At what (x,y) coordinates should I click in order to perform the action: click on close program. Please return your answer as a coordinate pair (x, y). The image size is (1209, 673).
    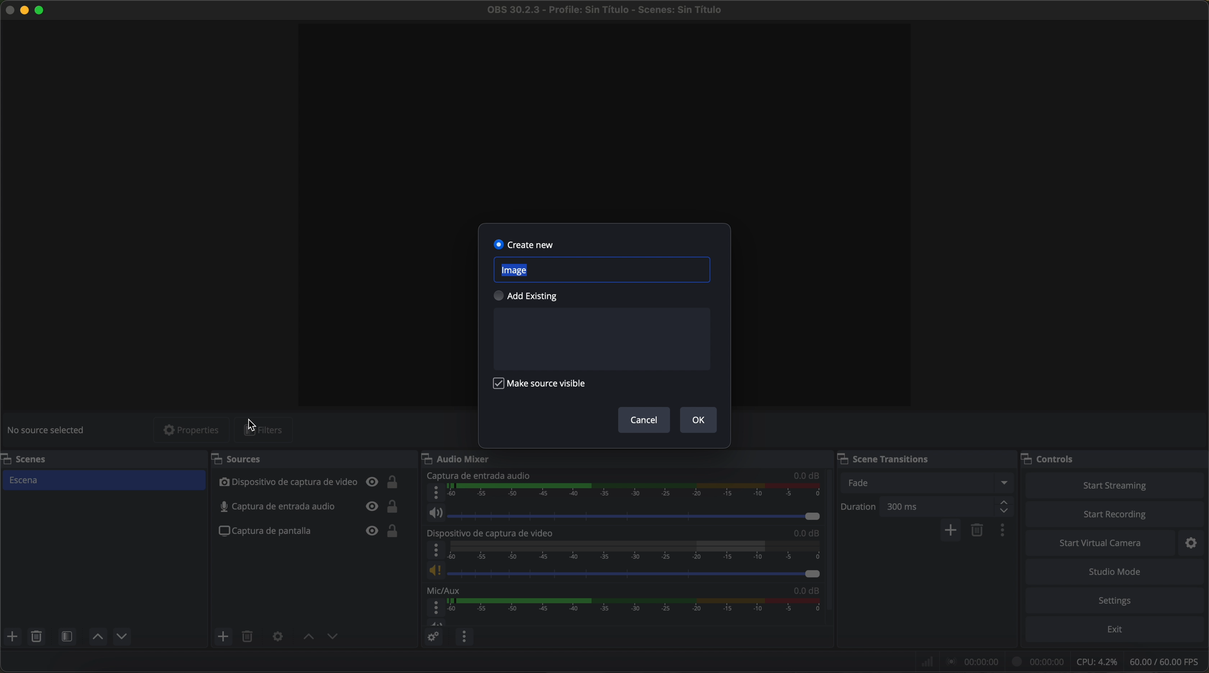
    Looking at the image, I should click on (8, 9).